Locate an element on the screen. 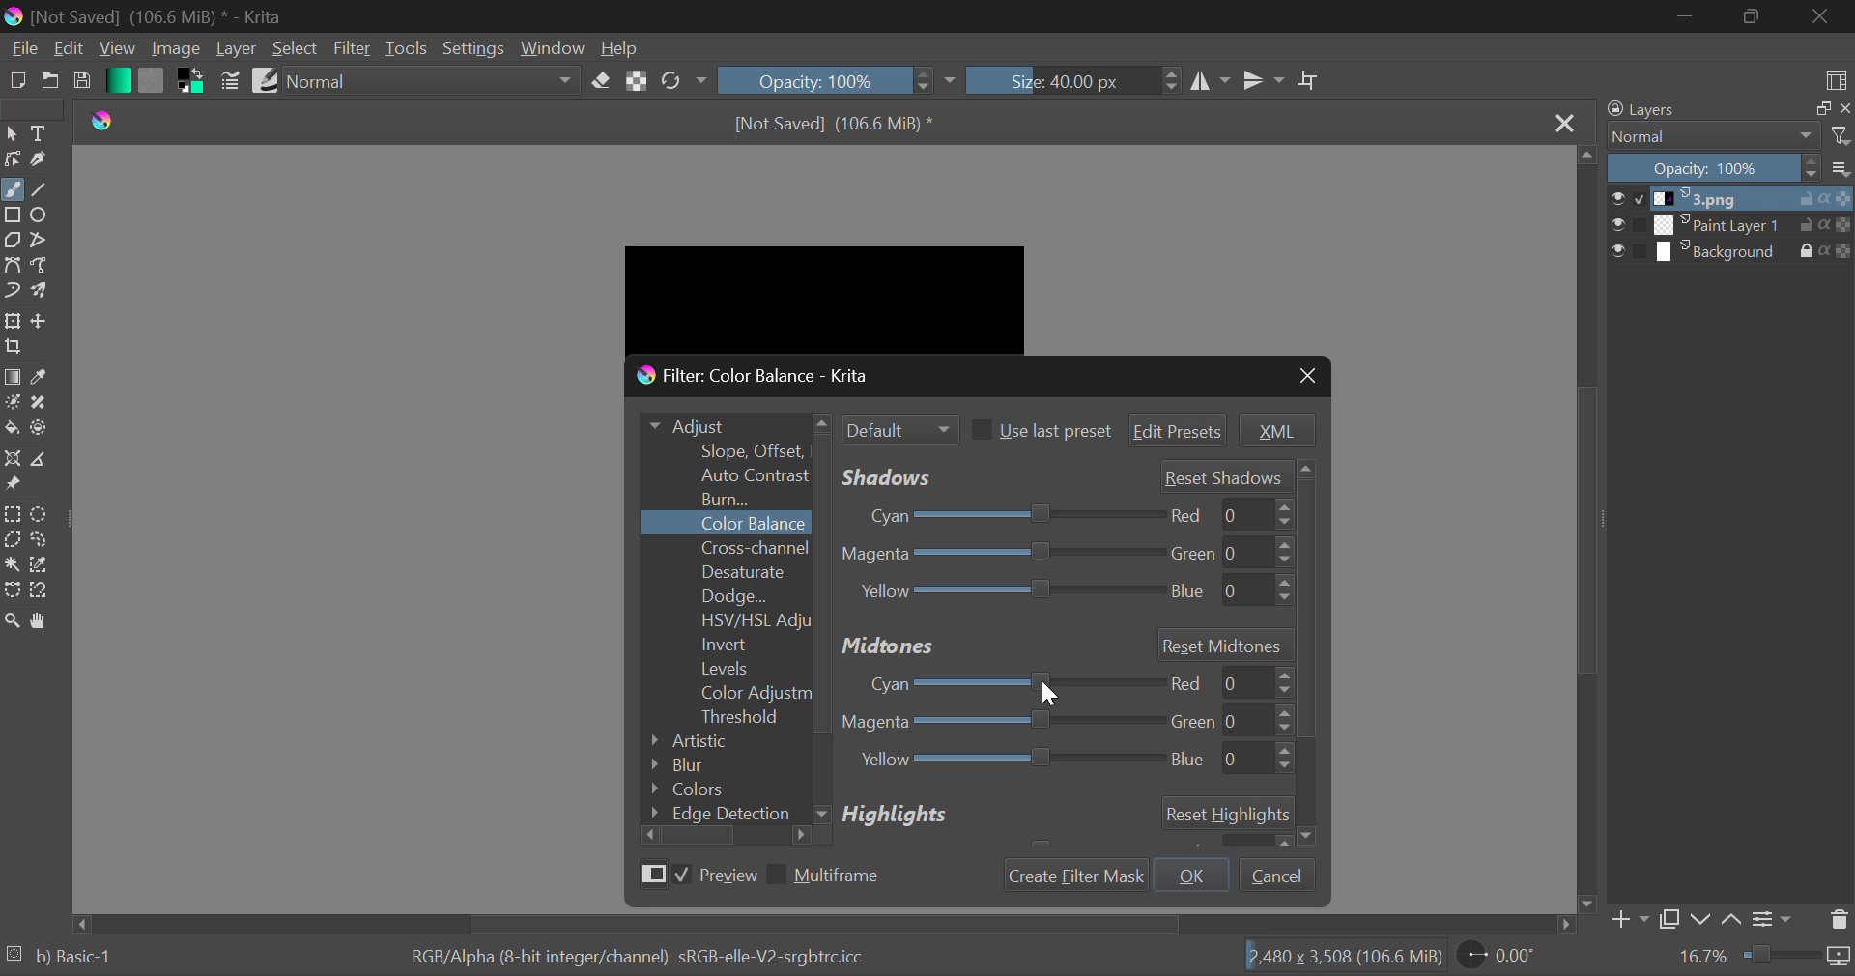 The image size is (1855, 976). Freehand Selection is located at coordinates (40, 539).